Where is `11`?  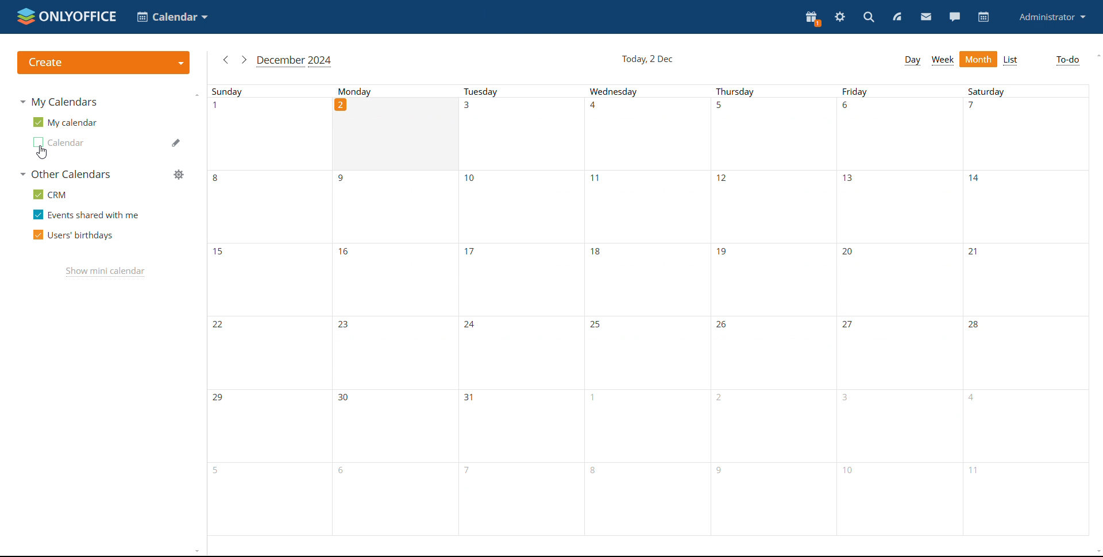
11 is located at coordinates (1025, 498).